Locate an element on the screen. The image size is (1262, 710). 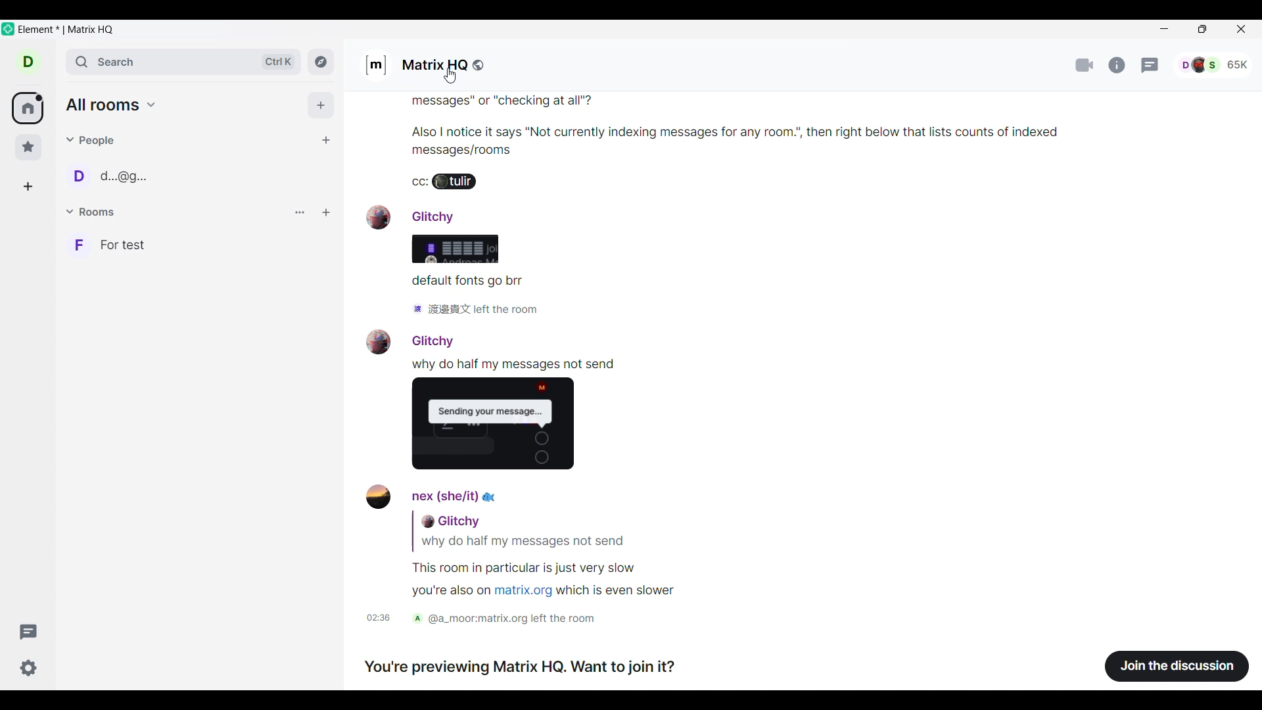
For test is located at coordinates (198, 245).